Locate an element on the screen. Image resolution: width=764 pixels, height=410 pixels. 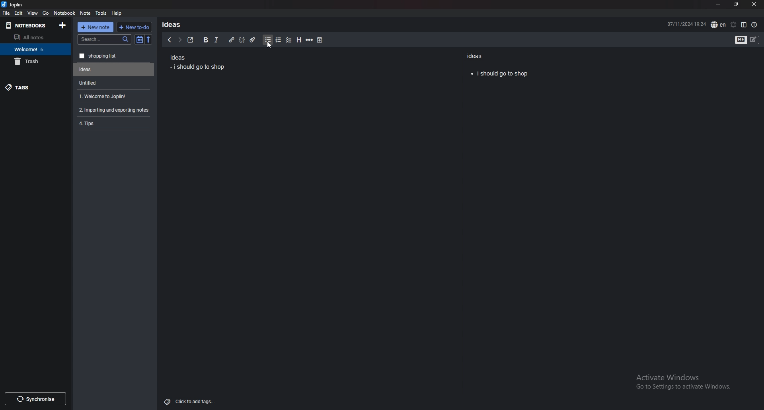
view is located at coordinates (33, 13).